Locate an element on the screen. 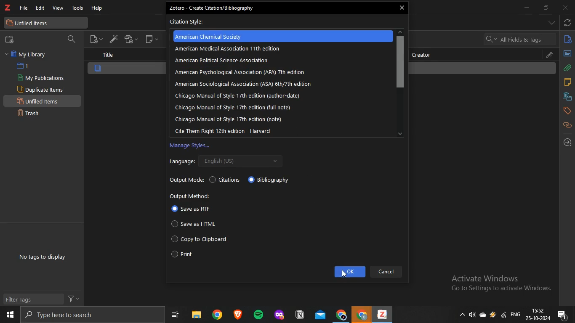 The height and width of the screenshot is (323, 575). notes is located at coordinates (567, 82).